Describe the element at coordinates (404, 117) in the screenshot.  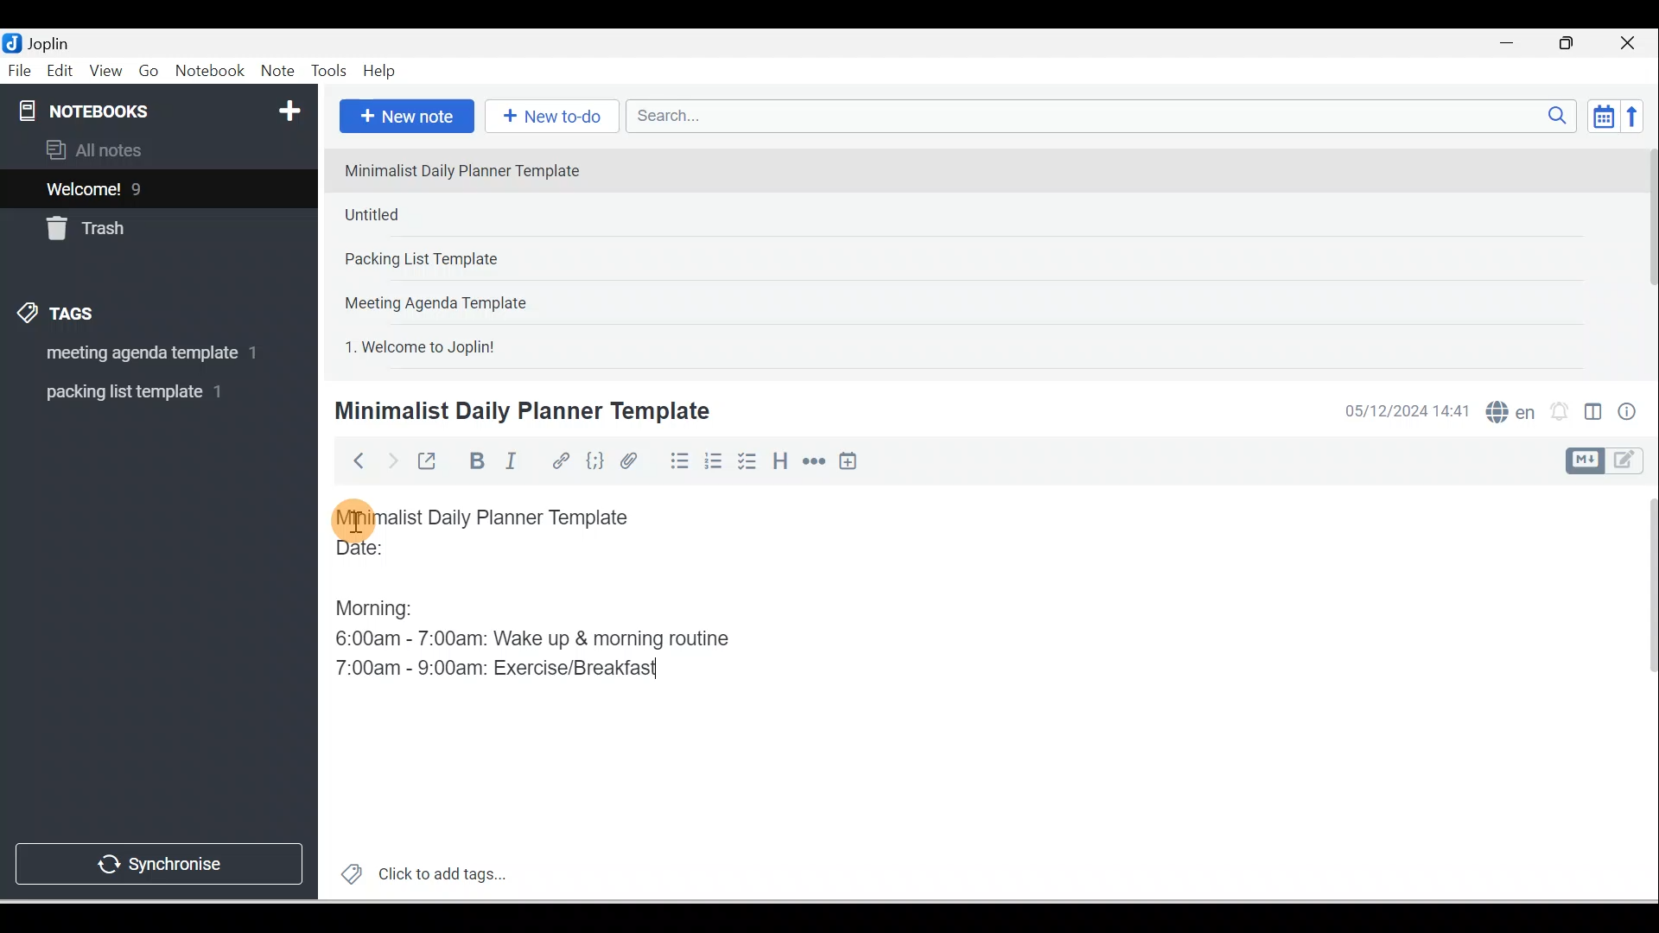
I see `New note` at that location.